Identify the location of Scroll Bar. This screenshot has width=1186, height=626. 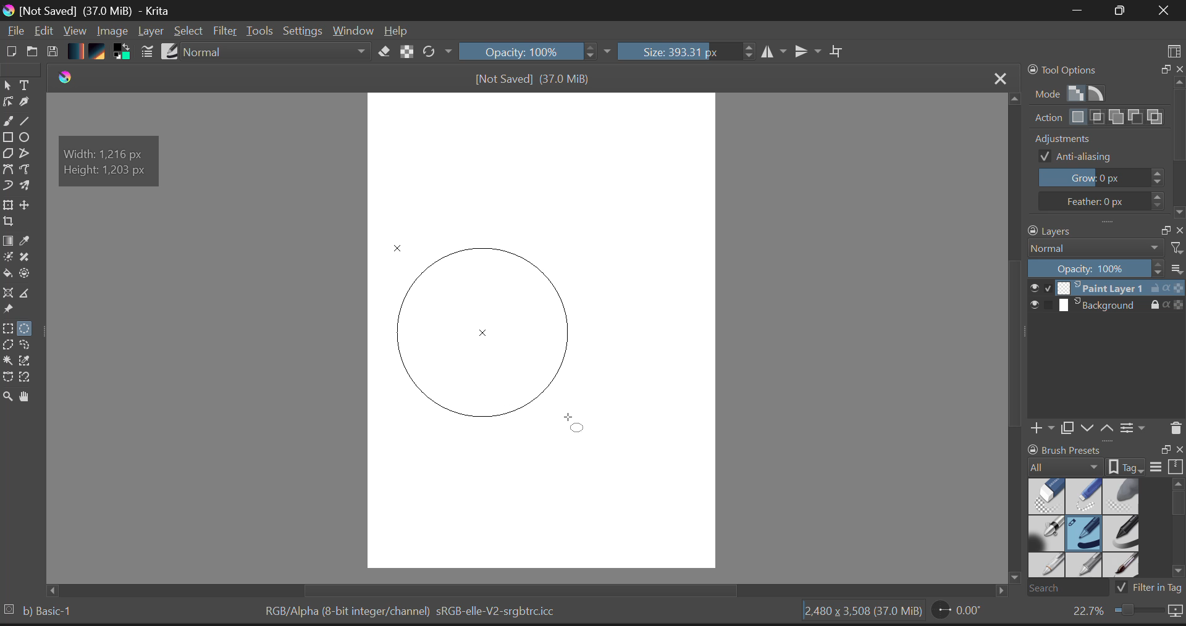
(532, 590).